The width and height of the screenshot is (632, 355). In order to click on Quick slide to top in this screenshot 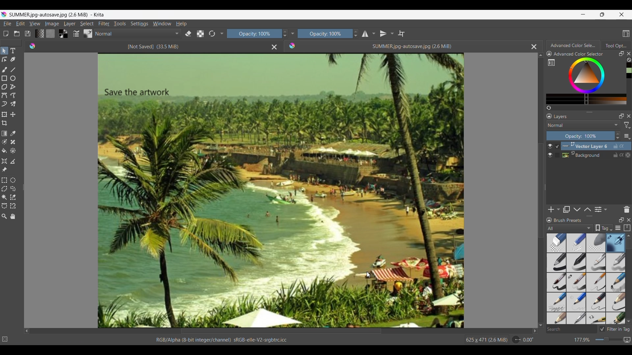, I will do `click(540, 55)`.